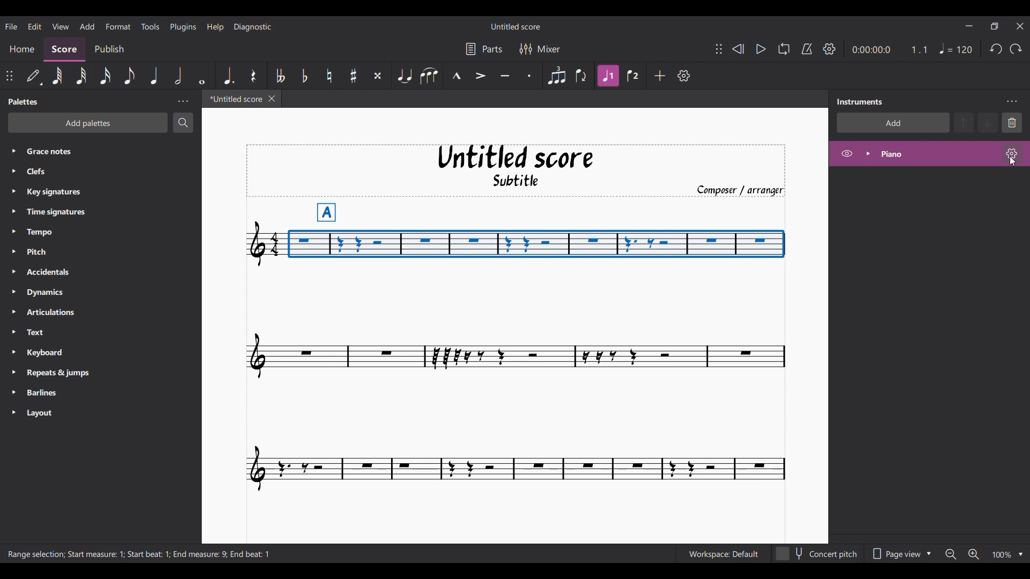 The image size is (1030, 579). Describe the element at coordinates (253, 76) in the screenshot. I see `Rest` at that location.